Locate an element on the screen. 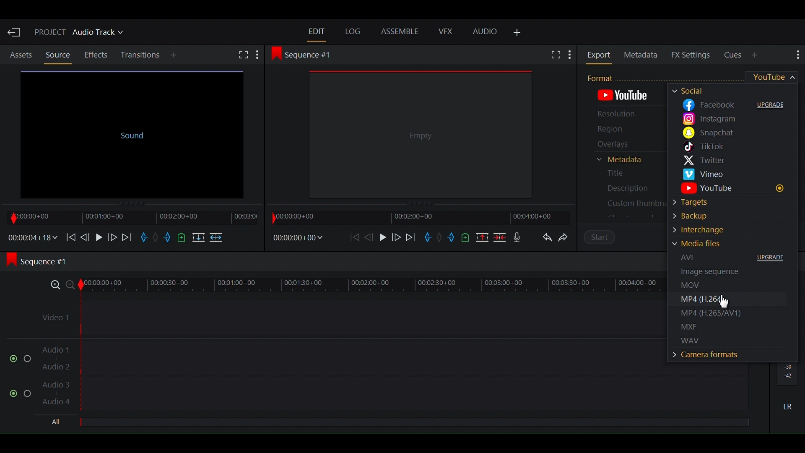 This screenshot has width=805, height=453. Metadata is located at coordinates (624, 161).